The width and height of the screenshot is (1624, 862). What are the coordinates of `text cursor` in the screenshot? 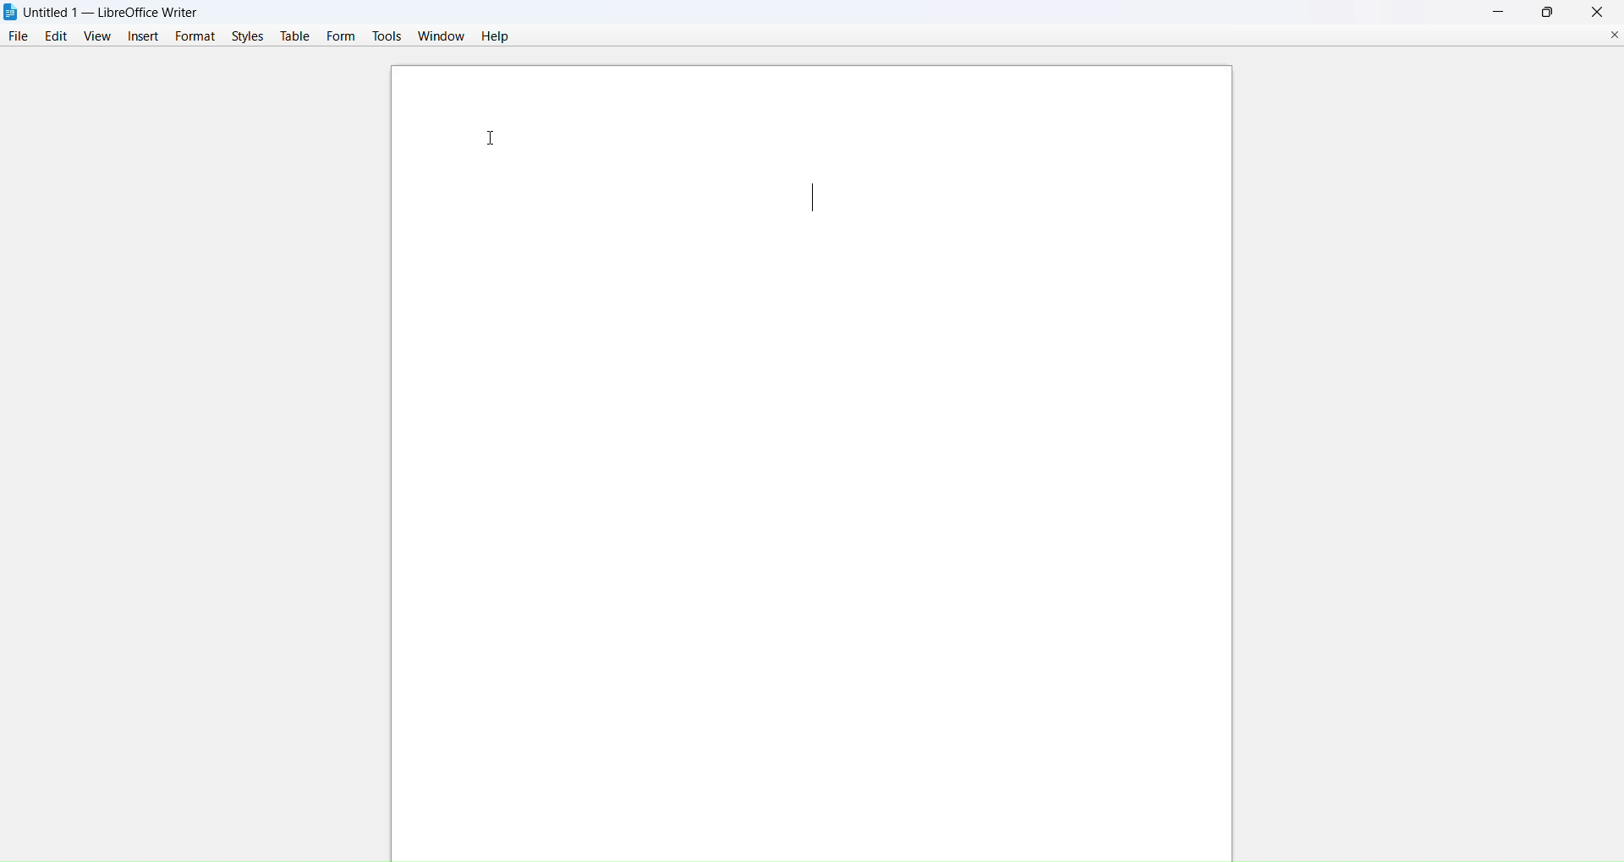 It's located at (810, 203).